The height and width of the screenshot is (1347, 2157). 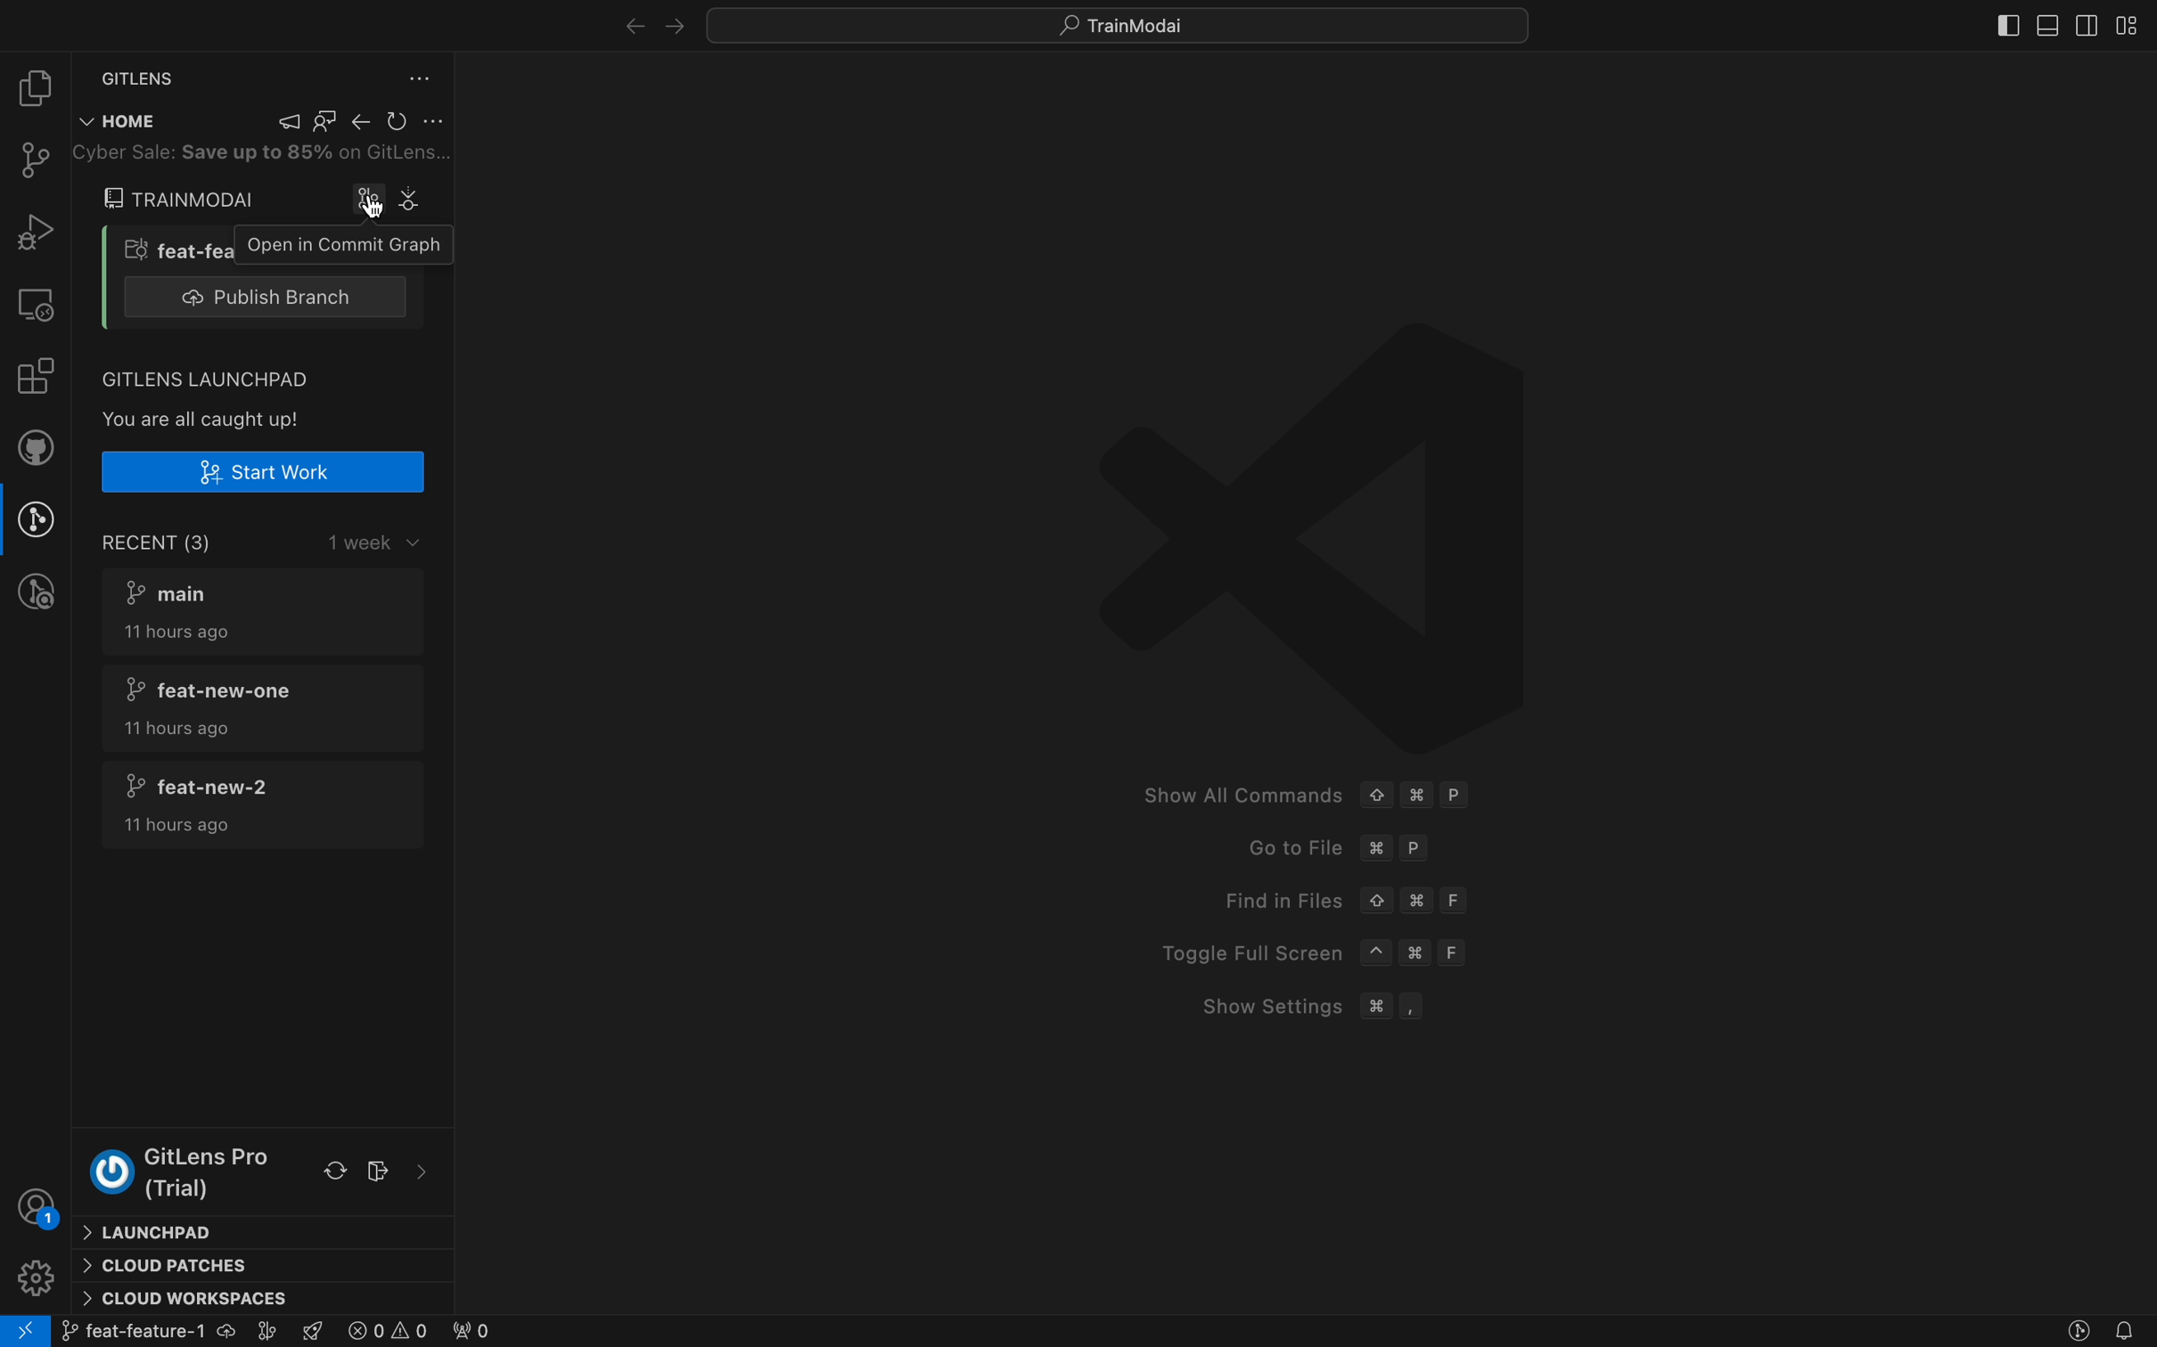 What do you see at coordinates (268, 295) in the screenshot?
I see `publish` at bounding box center [268, 295].